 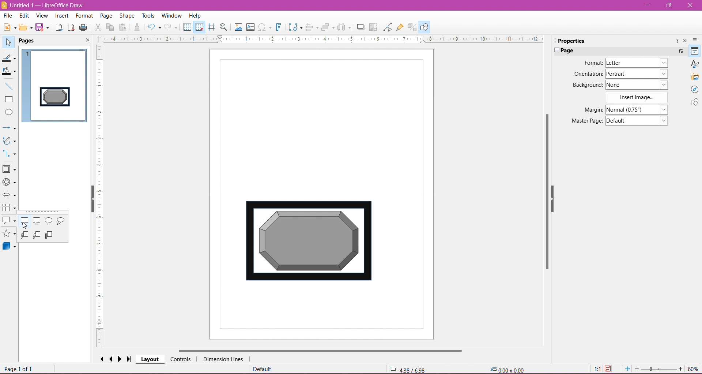 I want to click on Toggle Extrusion, so click(x=412, y=27).